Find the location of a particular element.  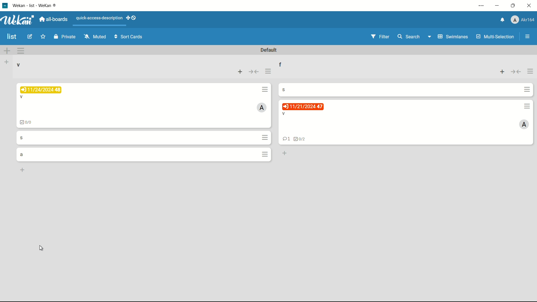

admin is located at coordinates (262, 107).